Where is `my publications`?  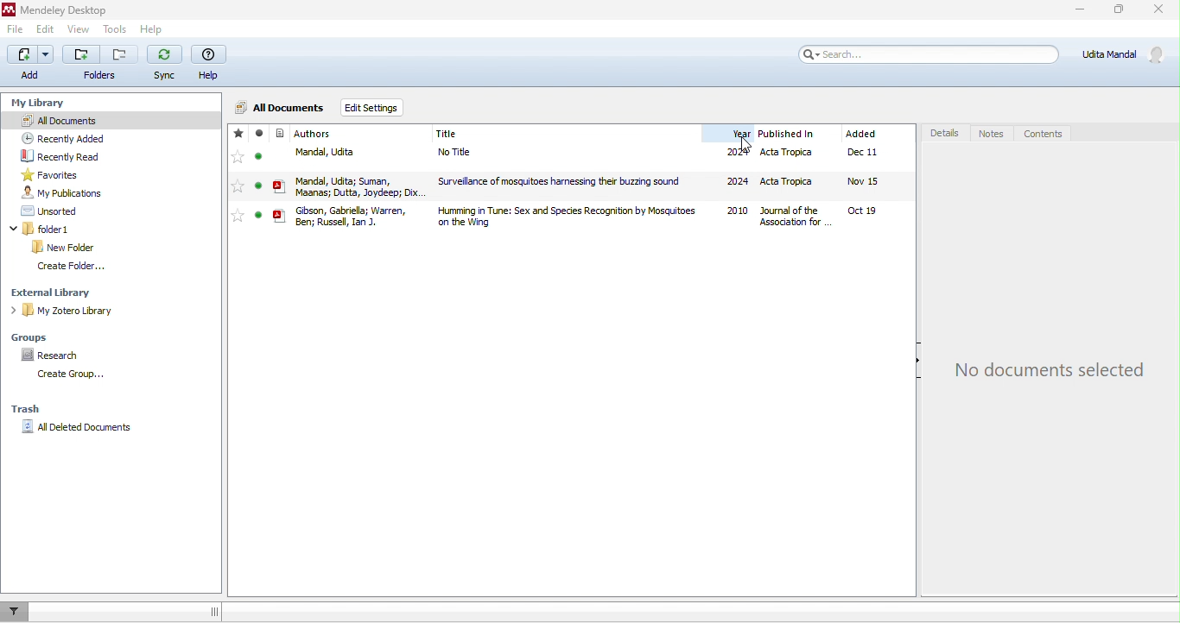 my publications is located at coordinates (58, 195).